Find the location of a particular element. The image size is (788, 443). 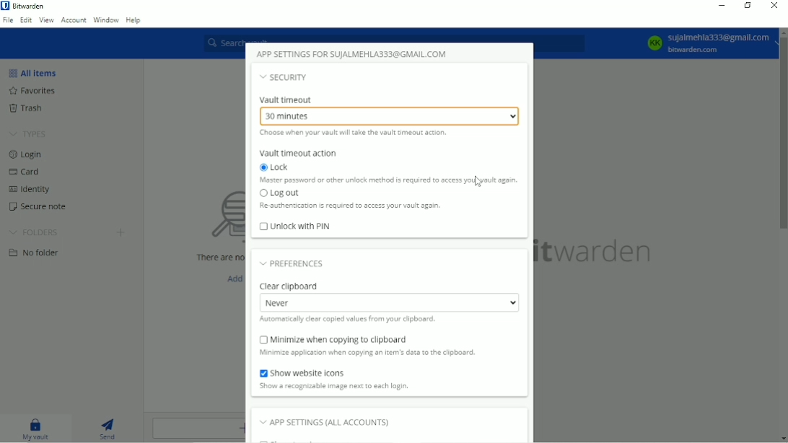

Types is located at coordinates (29, 133).